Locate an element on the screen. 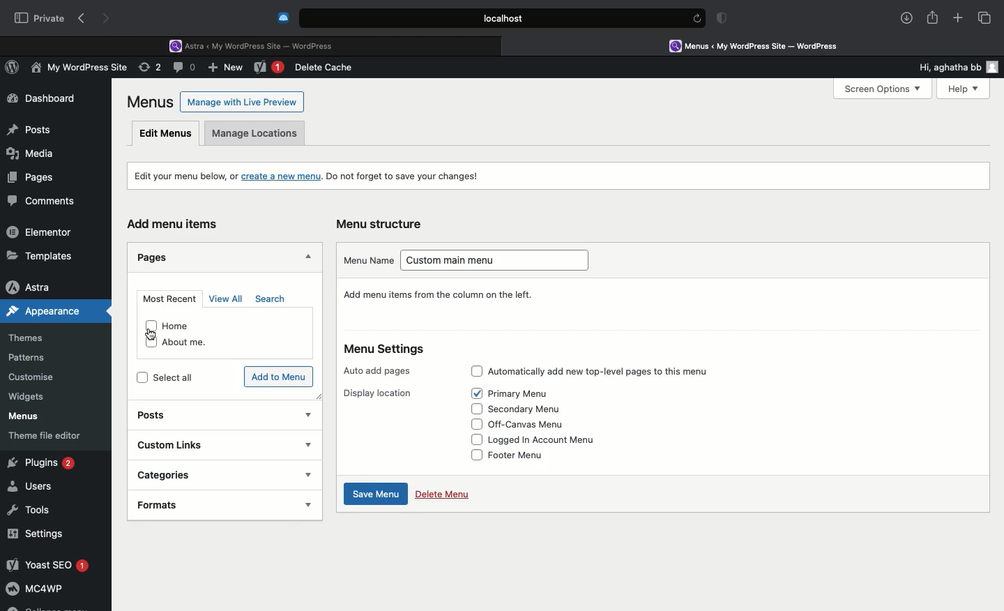  Menu structure is located at coordinates (382, 224).